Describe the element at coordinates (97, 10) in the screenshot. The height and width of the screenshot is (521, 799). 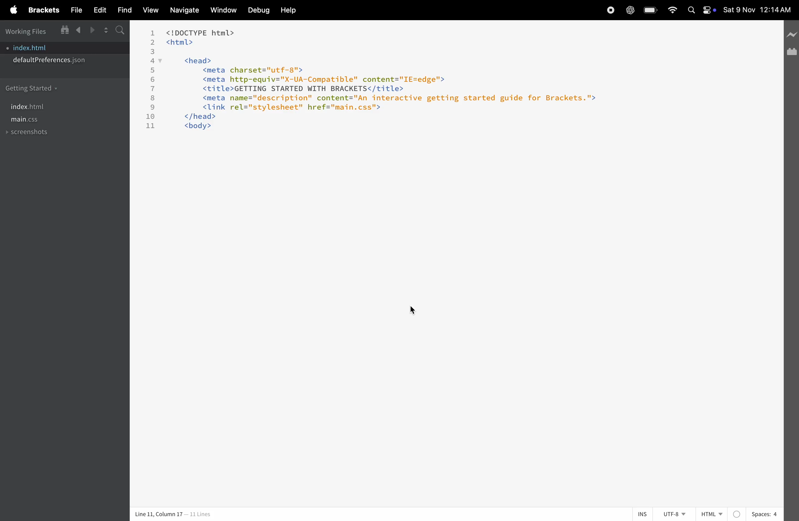
I see `edit` at that location.